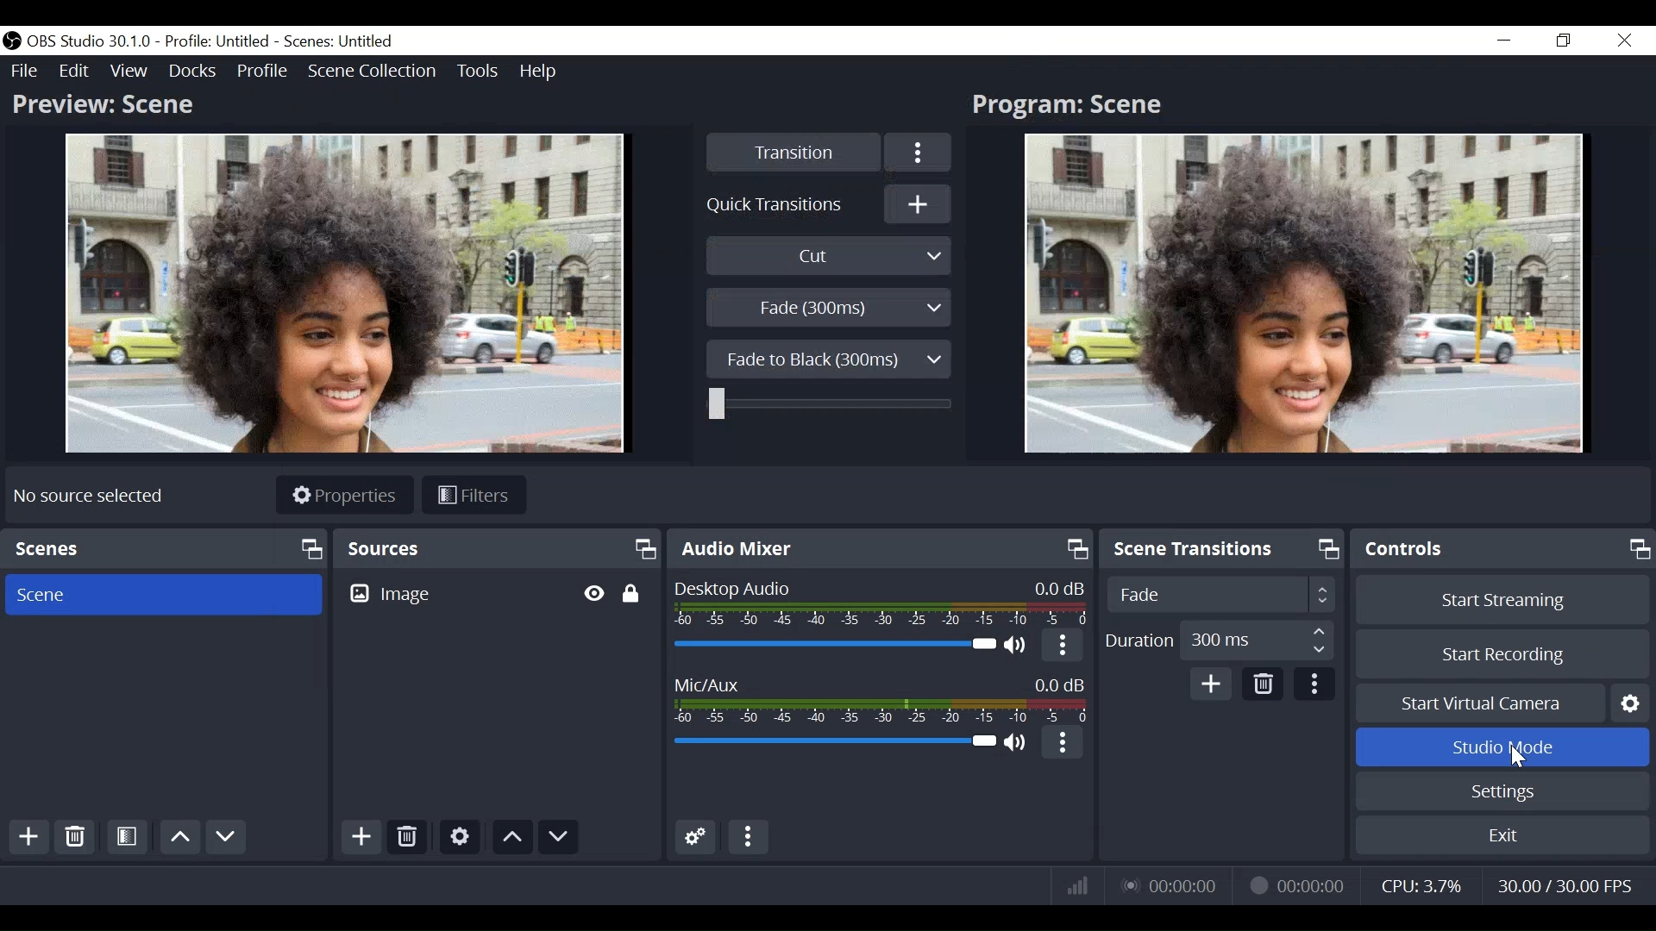  I want to click on Settings , so click(1502, 790).